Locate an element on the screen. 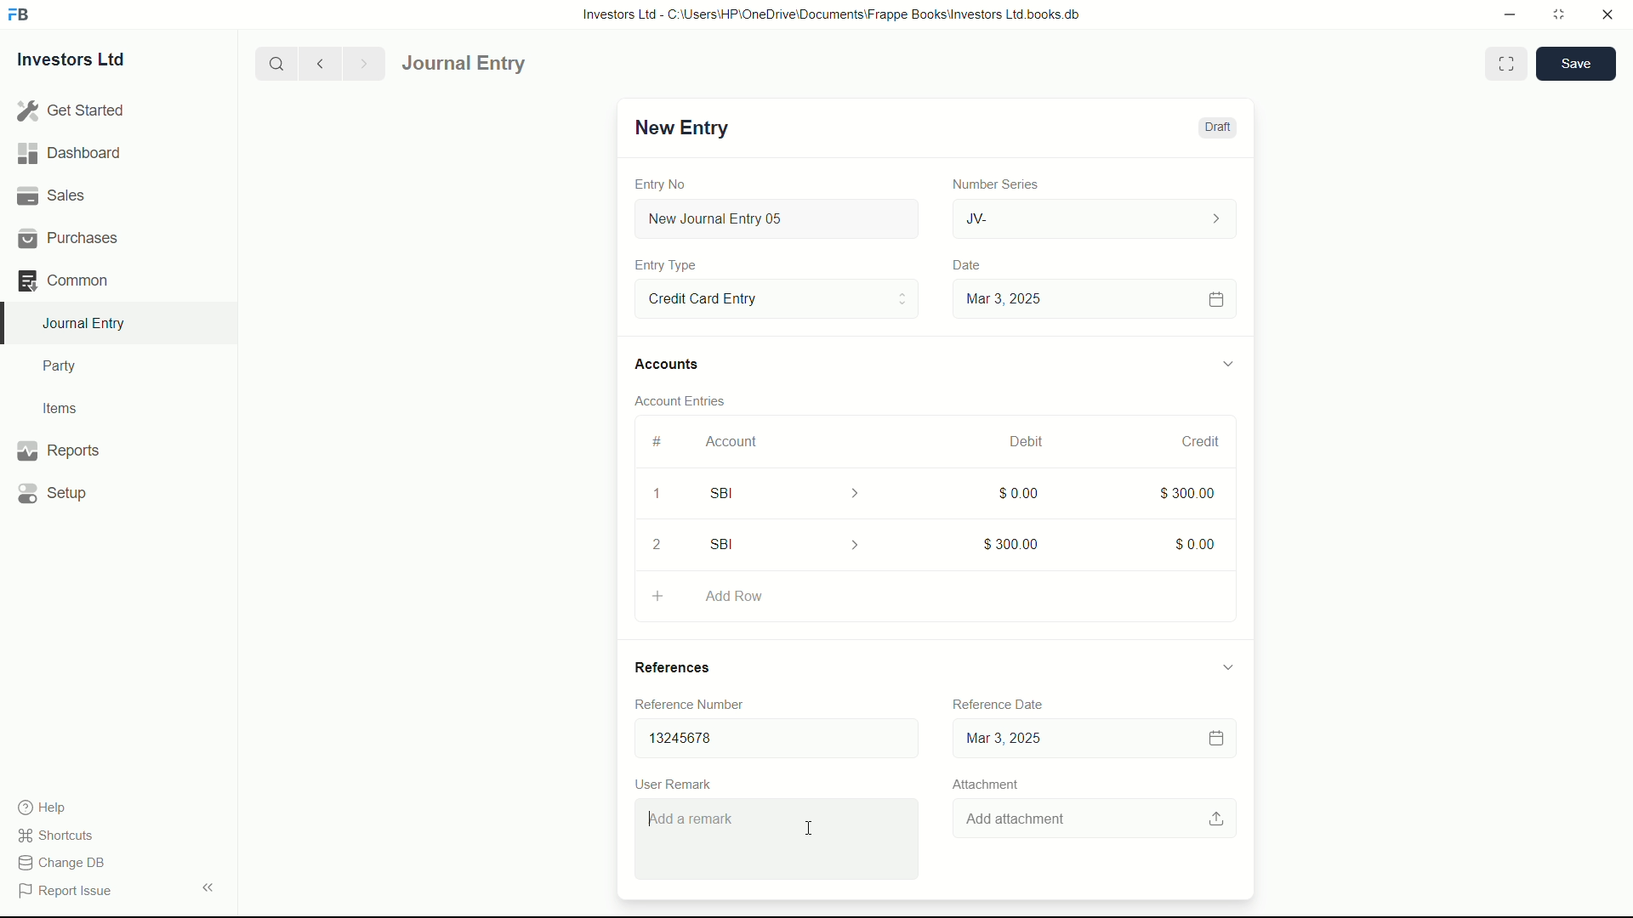  SBI is located at coordinates (796, 492).